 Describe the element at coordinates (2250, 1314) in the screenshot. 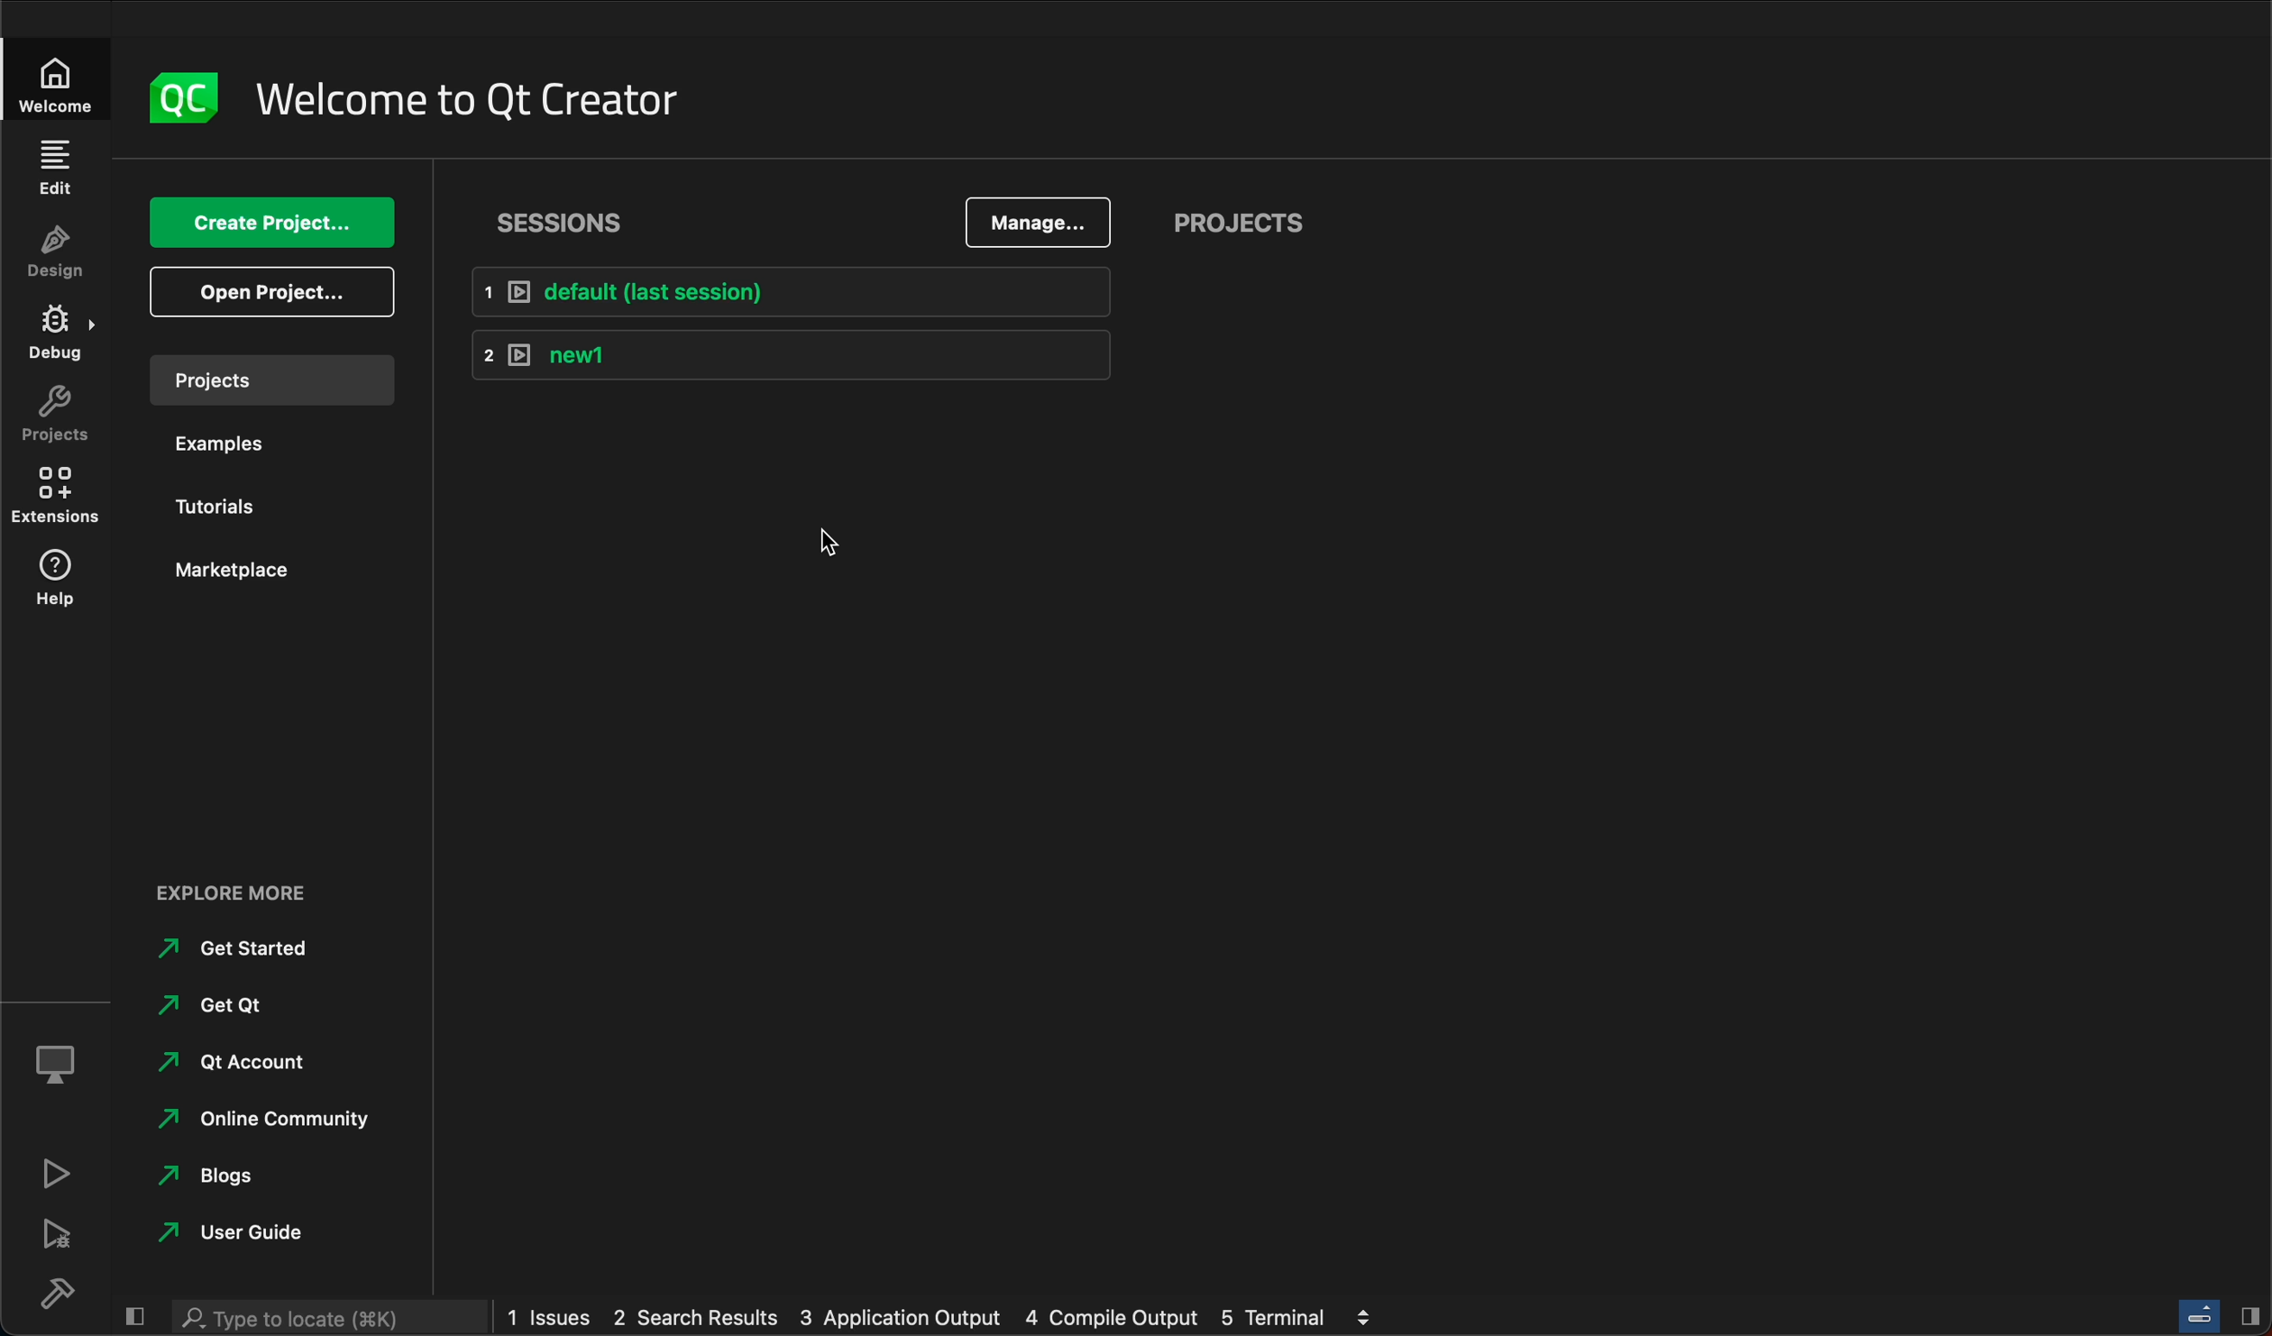

I see `hide/show right side bar` at that location.